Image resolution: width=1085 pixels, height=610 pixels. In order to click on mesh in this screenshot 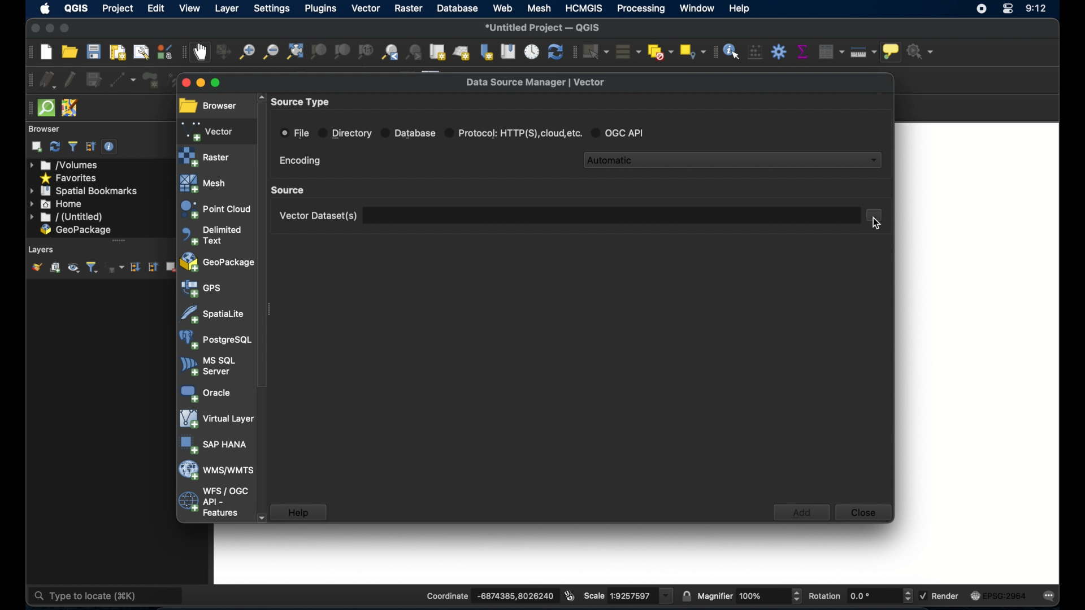, I will do `click(205, 183)`.